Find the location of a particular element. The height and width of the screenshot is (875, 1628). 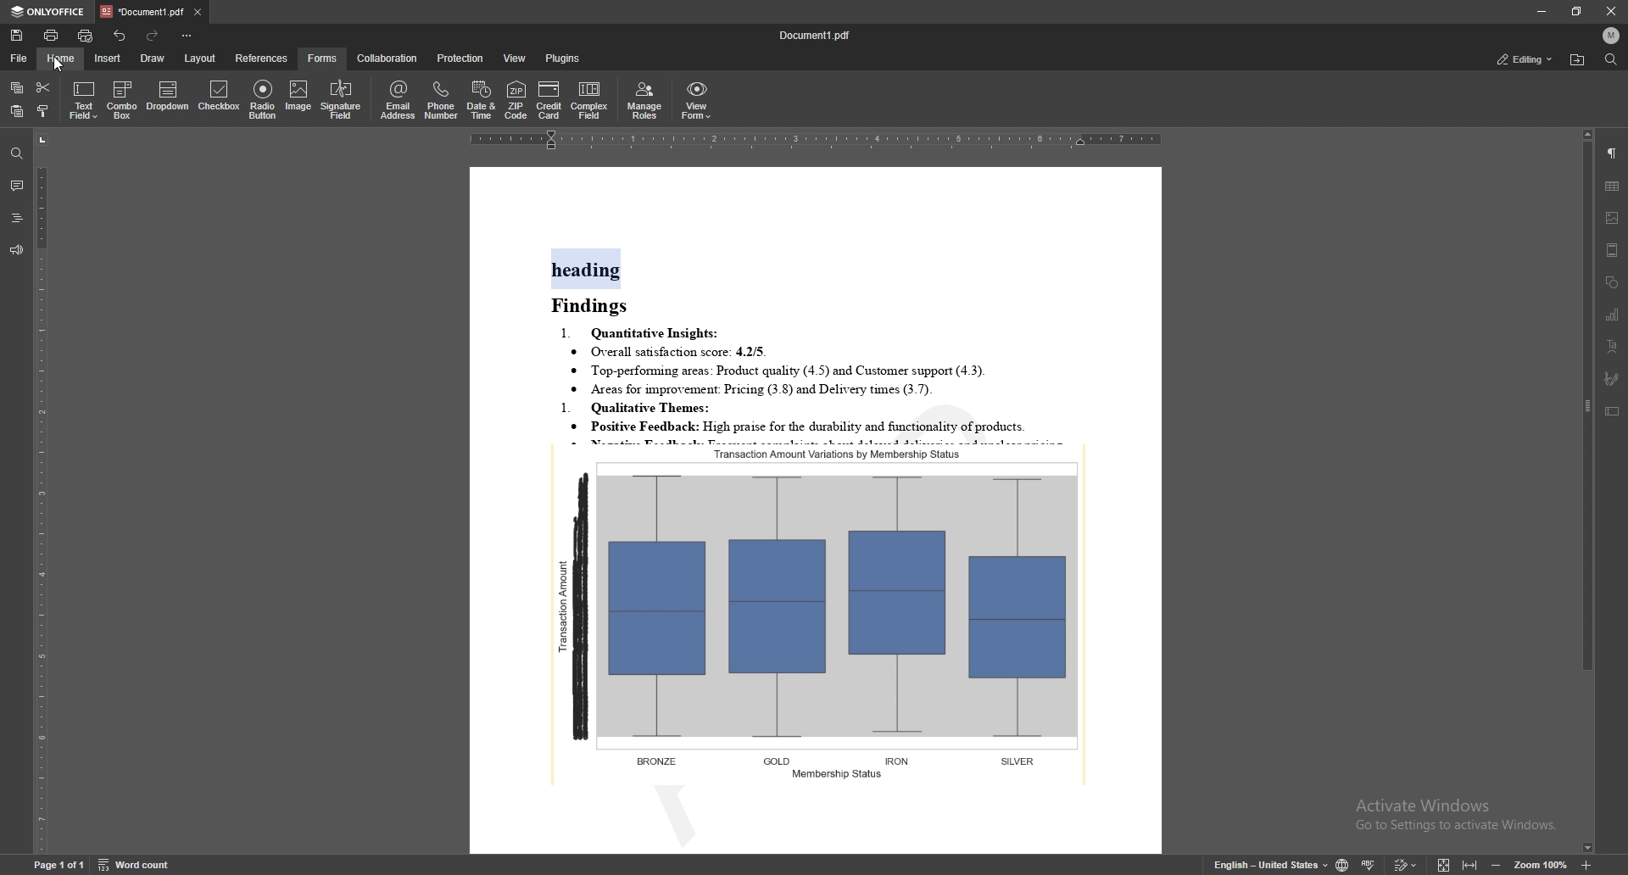

resize is located at coordinates (1576, 11).